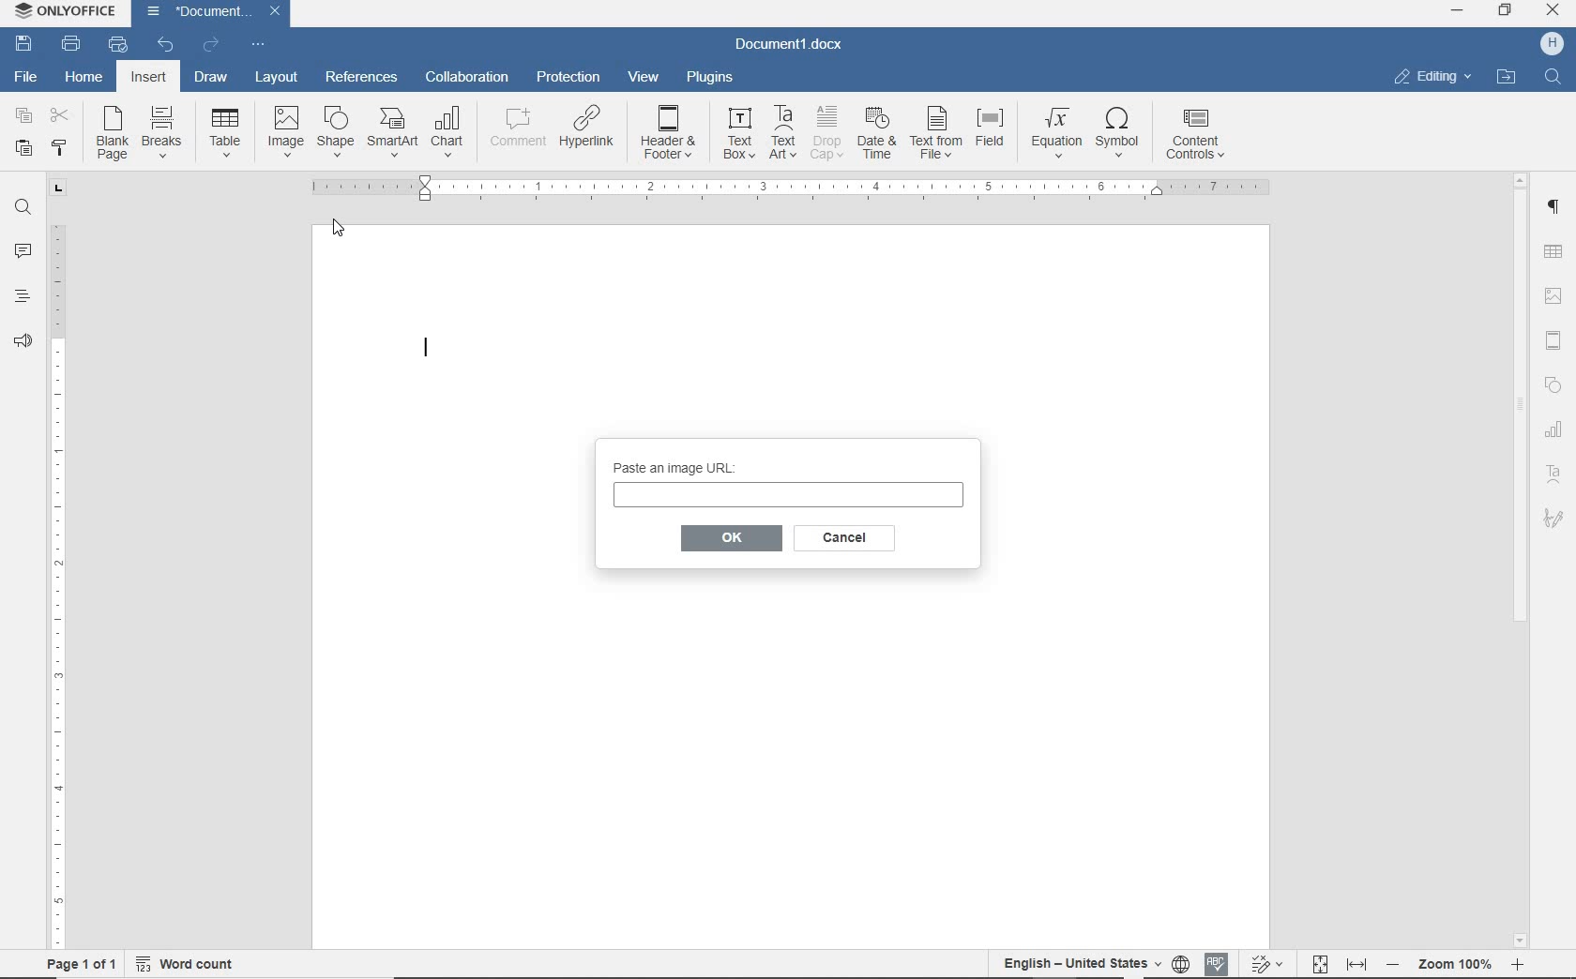  Describe the element at coordinates (848, 540) in the screenshot. I see `cancel` at that location.